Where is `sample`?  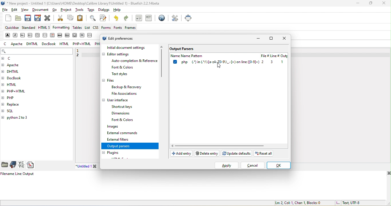
sample is located at coordinates (82, 36).